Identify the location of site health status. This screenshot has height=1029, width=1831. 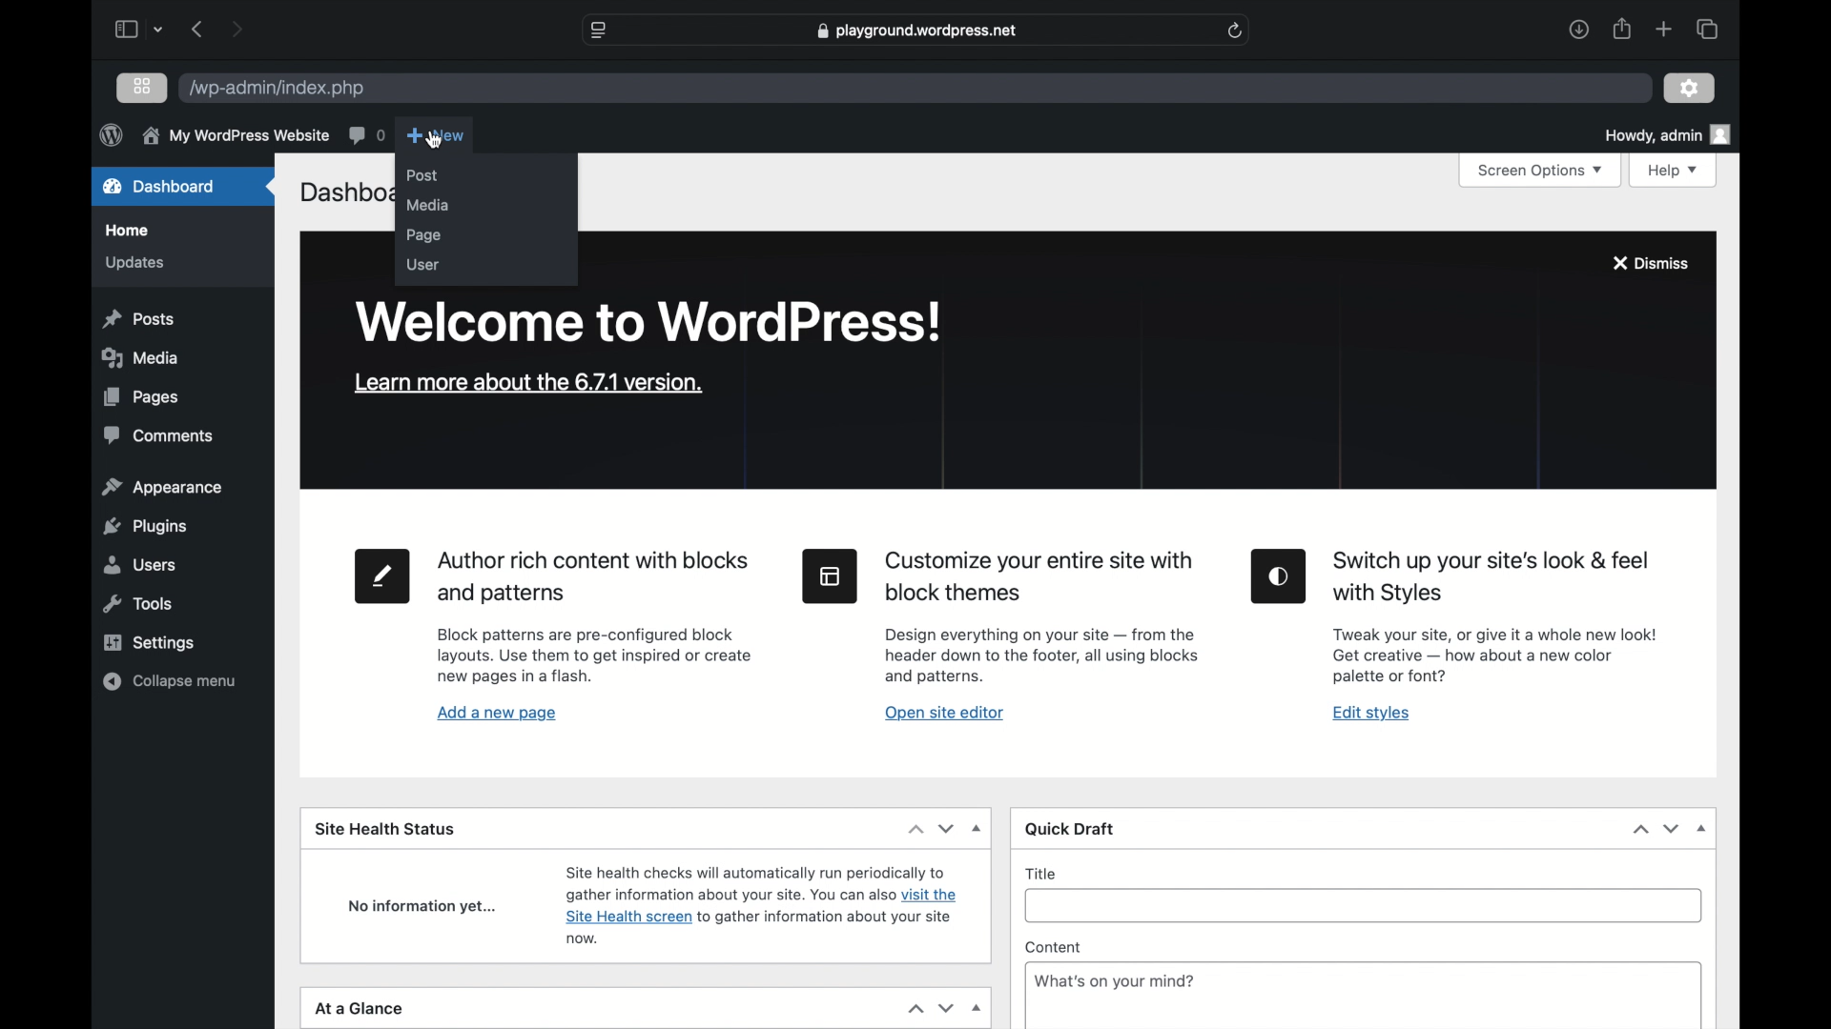
(385, 827).